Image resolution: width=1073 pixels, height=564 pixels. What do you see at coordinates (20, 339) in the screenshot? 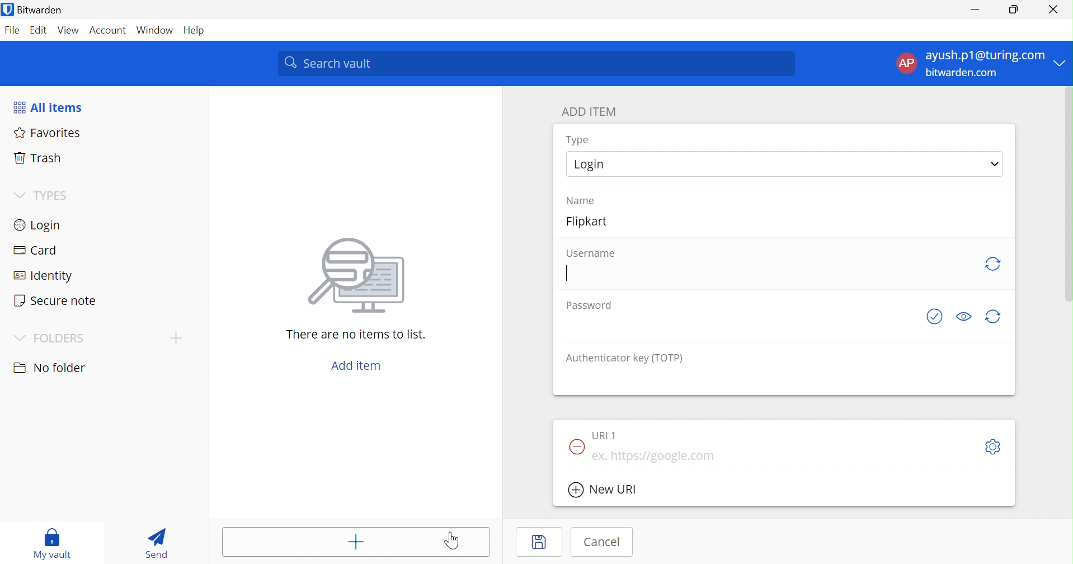
I see `Drop Down` at bounding box center [20, 339].